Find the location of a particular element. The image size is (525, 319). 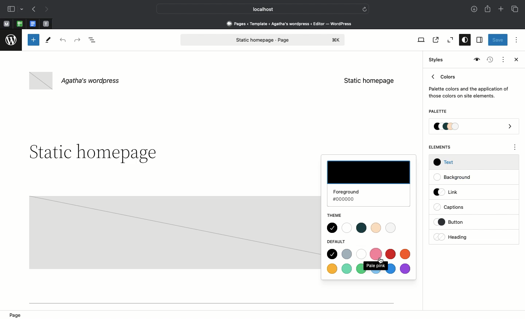

wordpress is located at coordinates (11, 40).